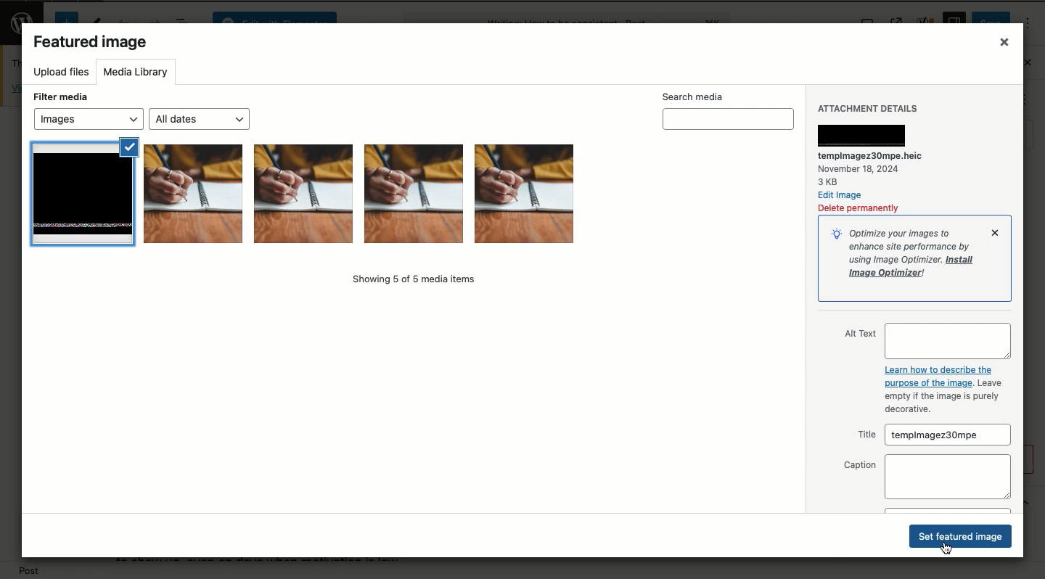 The width and height of the screenshot is (1045, 579). I want to click on Showing 5 of 5 media items, so click(412, 280).